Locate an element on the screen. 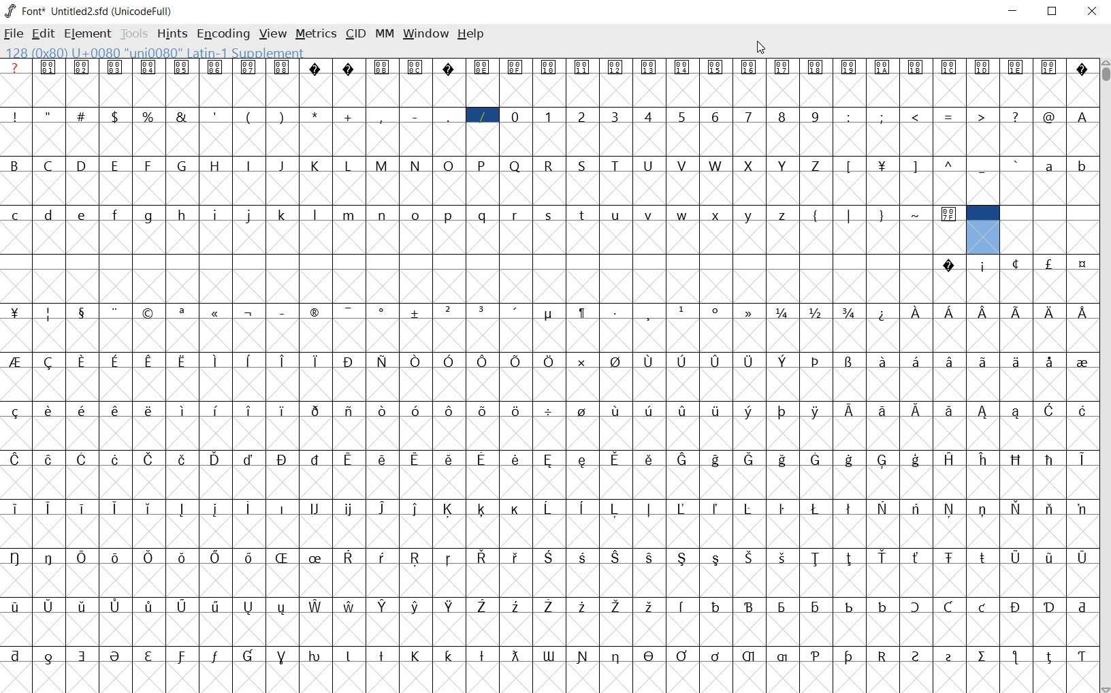 This screenshot has width=1111, height=693. Symbol is located at coordinates (317, 557).